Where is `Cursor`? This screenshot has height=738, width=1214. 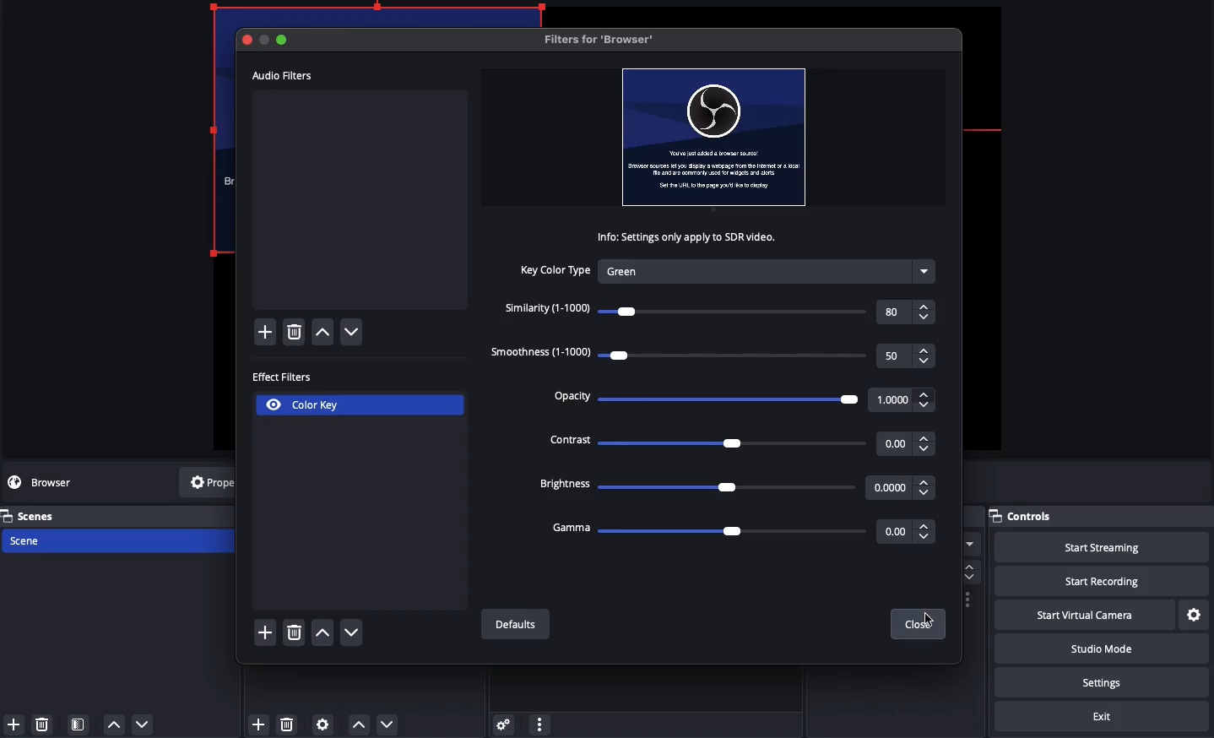
Cursor is located at coordinates (930, 616).